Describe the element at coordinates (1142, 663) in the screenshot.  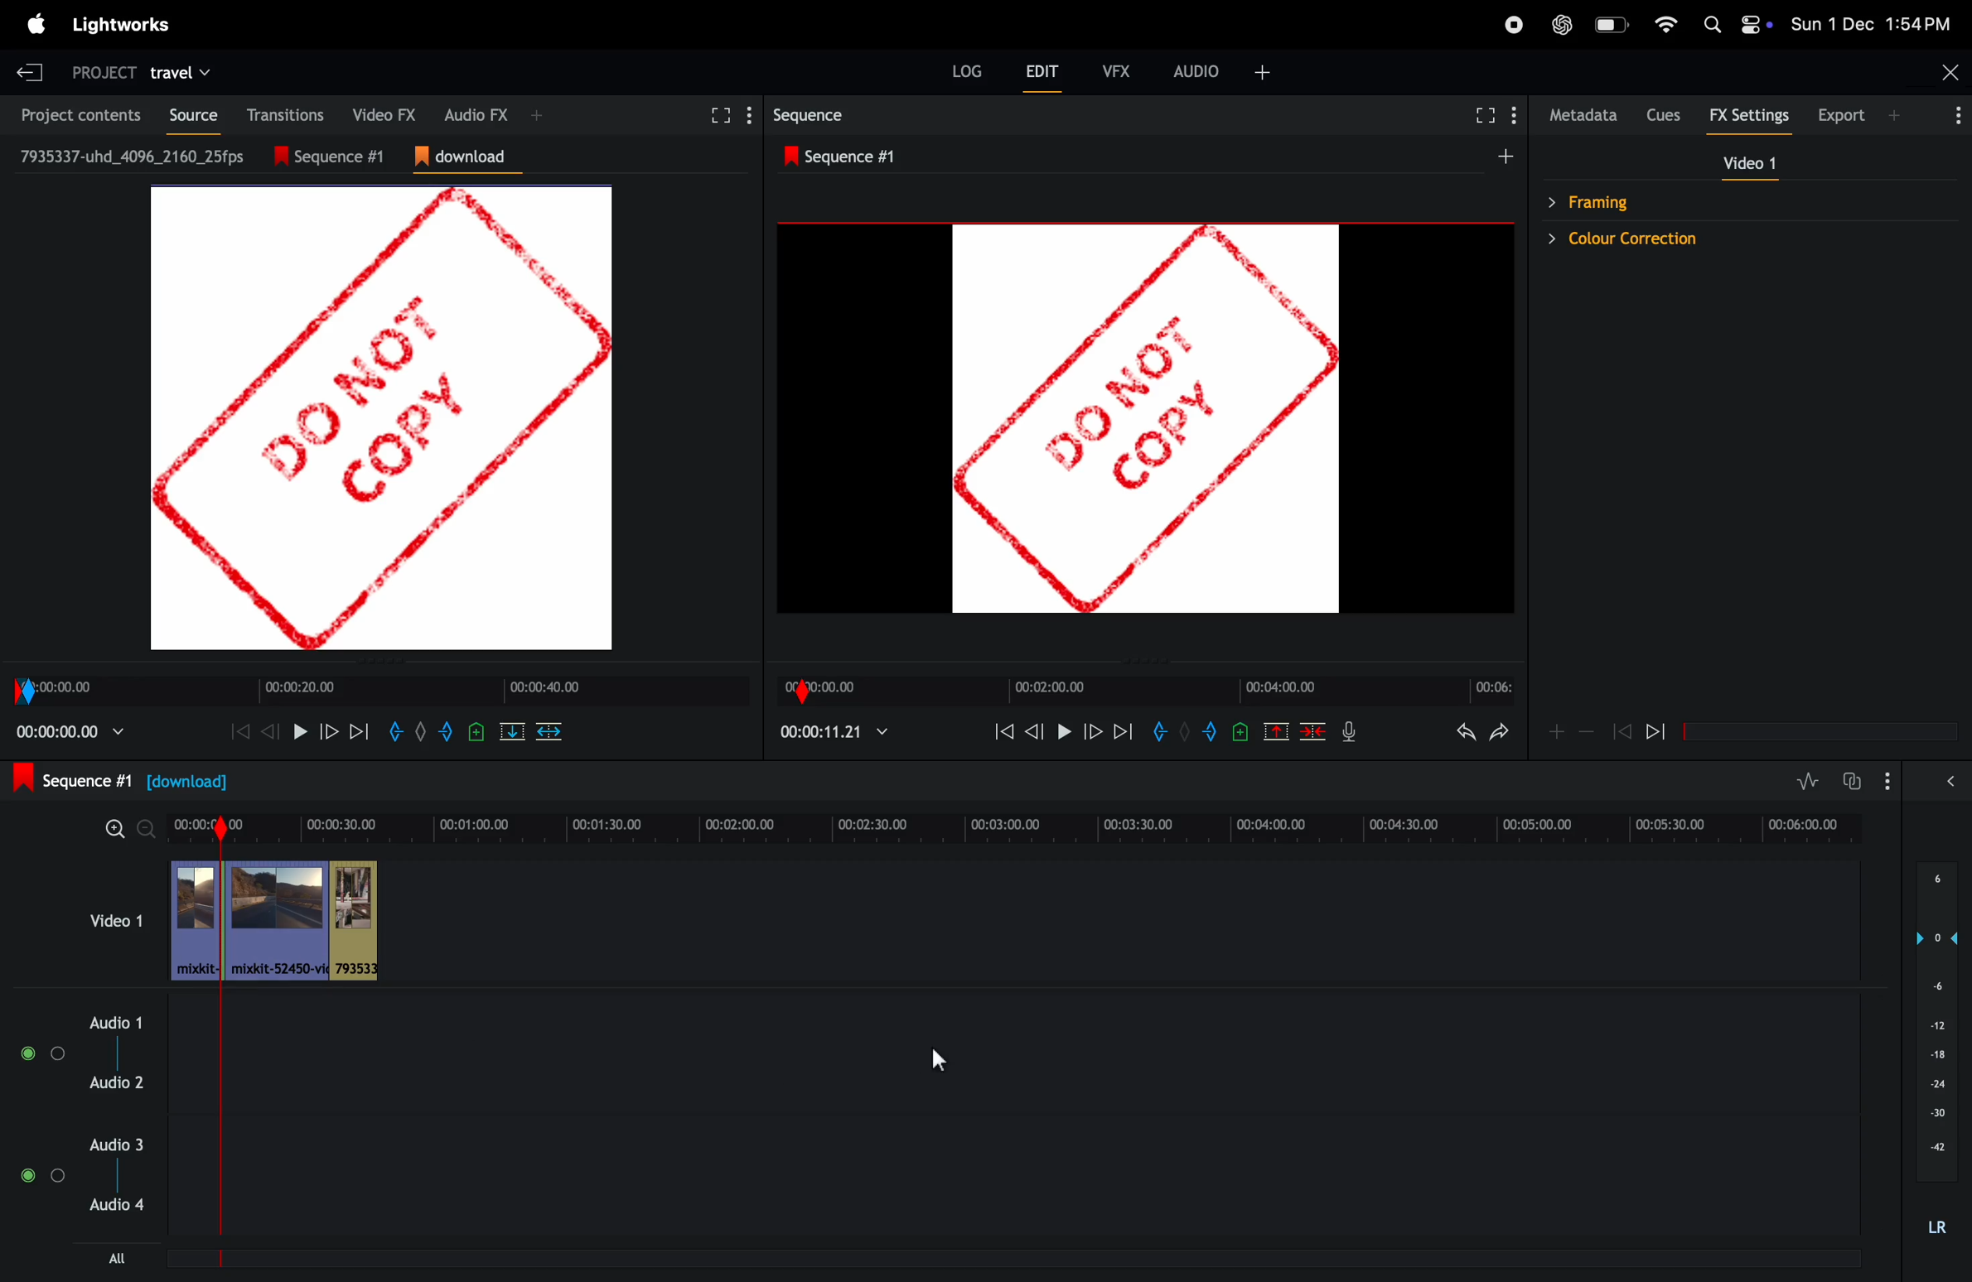
I see `Drag to change dimension` at that location.